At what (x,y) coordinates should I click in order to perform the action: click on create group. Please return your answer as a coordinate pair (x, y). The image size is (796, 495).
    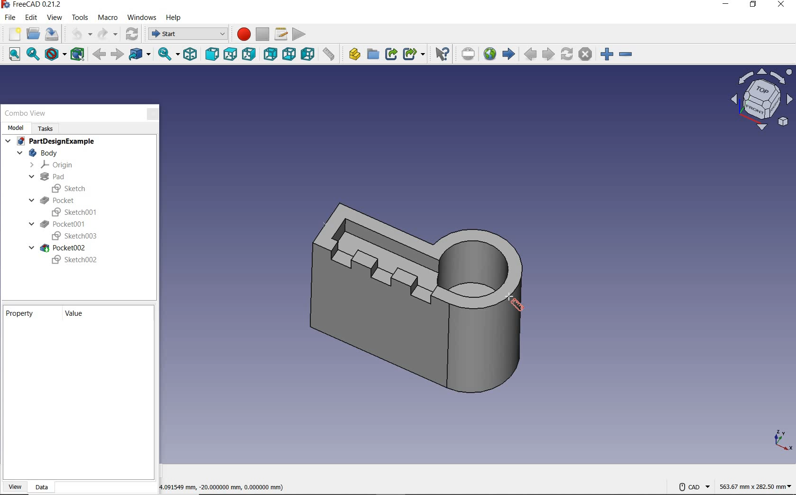
    Looking at the image, I should click on (372, 55).